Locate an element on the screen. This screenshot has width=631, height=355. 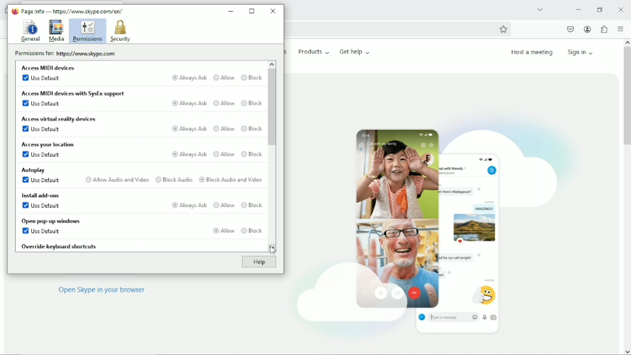
Block is located at coordinates (251, 128).